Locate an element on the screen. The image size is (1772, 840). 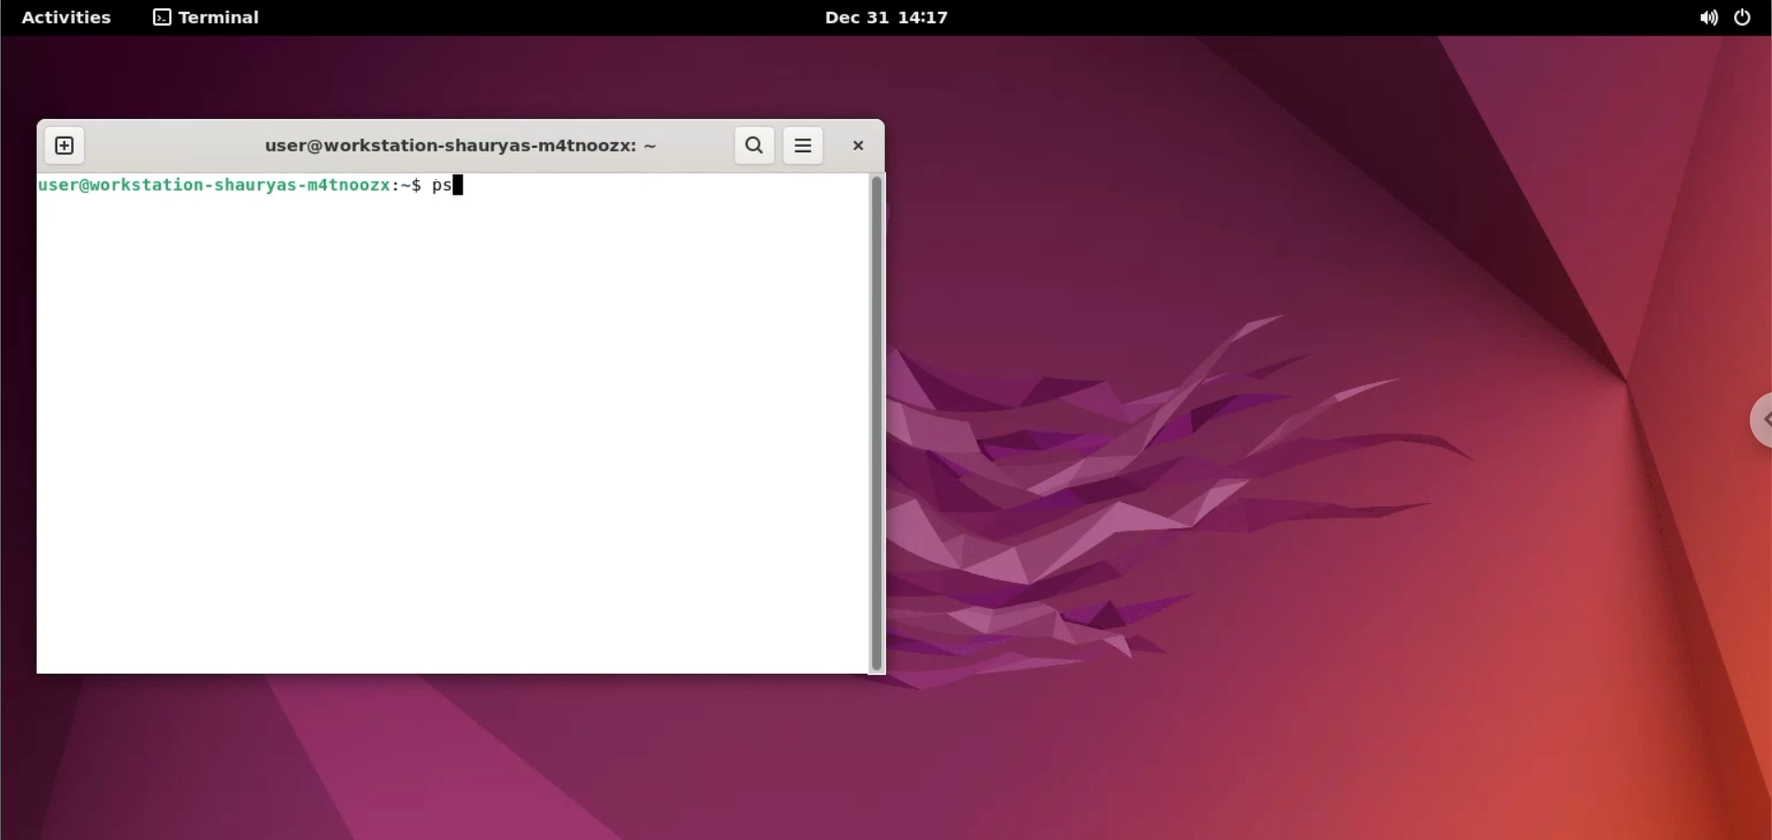
ps is located at coordinates (453, 186).